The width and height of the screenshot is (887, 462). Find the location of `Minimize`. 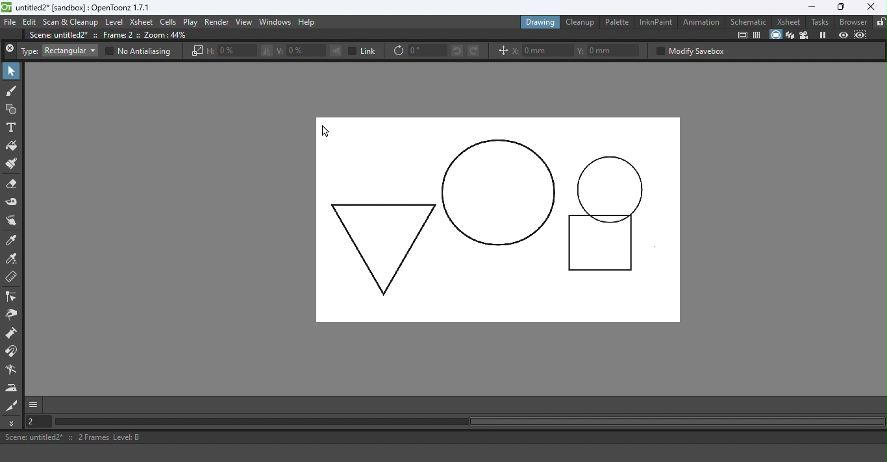

Minimize is located at coordinates (807, 7).